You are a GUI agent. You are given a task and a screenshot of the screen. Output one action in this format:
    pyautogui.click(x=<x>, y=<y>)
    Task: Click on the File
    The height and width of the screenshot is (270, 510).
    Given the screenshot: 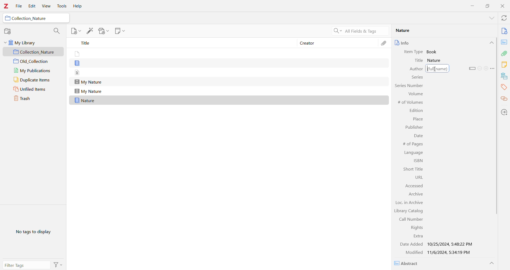 What is the action you would take?
    pyautogui.click(x=19, y=6)
    